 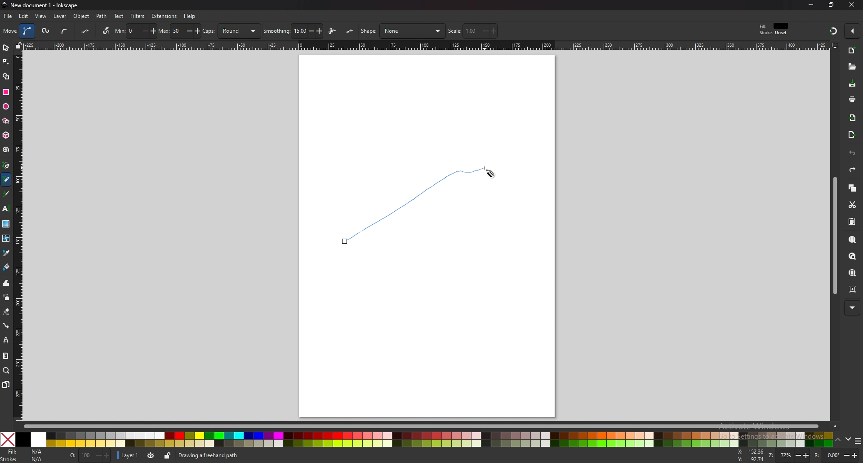 I want to click on spiral, so click(x=6, y=149).